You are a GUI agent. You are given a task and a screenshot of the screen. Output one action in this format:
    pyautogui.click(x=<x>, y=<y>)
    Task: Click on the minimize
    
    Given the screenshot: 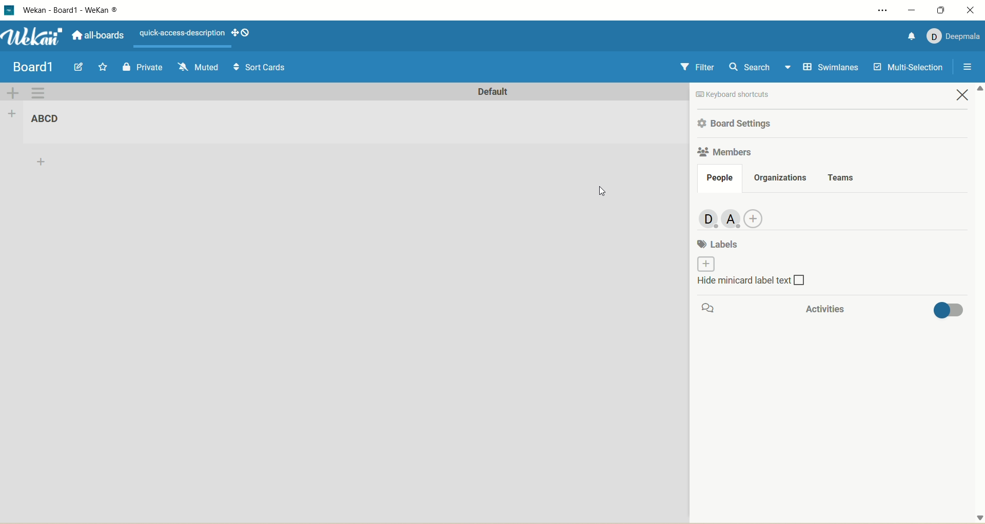 What is the action you would take?
    pyautogui.click(x=910, y=10)
    